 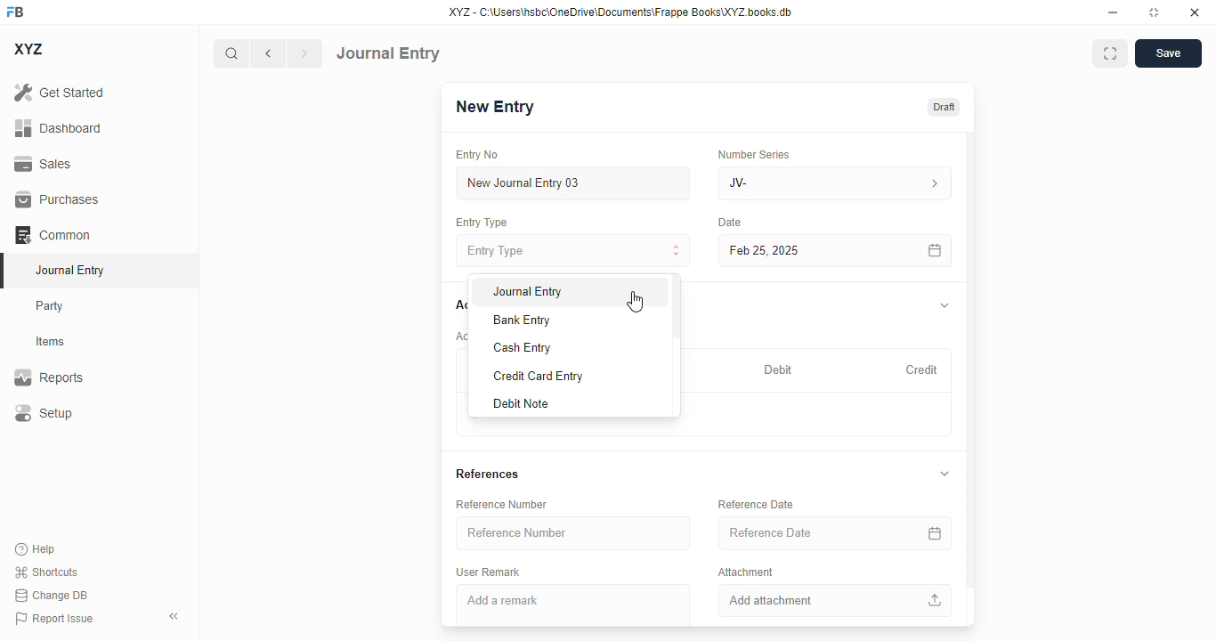 I want to click on previous, so click(x=268, y=53).